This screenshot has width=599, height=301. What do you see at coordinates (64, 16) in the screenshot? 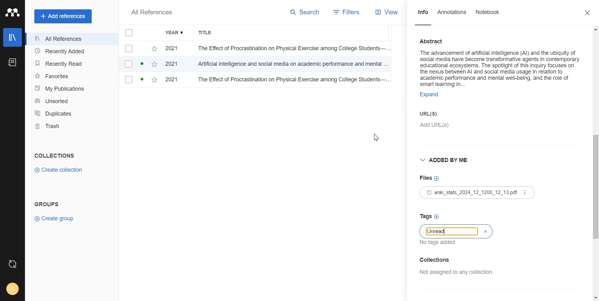
I see `Add references` at bounding box center [64, 16].